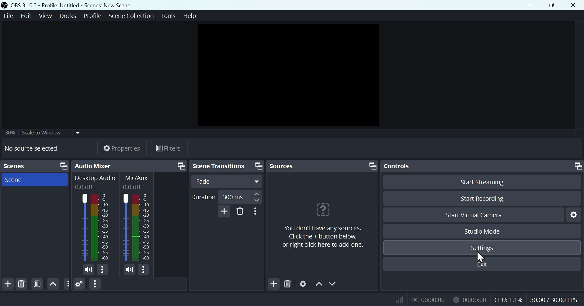 Image resolution: width=584 pixels, height=306 pixels. I want to click on Start recording, so click(478, 200).